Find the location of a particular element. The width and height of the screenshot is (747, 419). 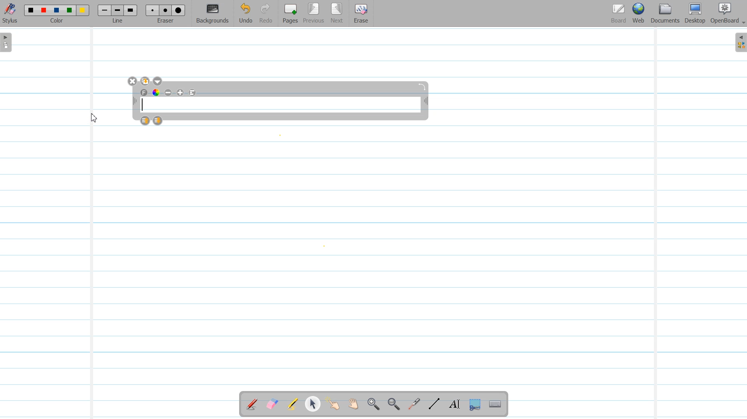

Close Window is located at coordinates (133, 81).